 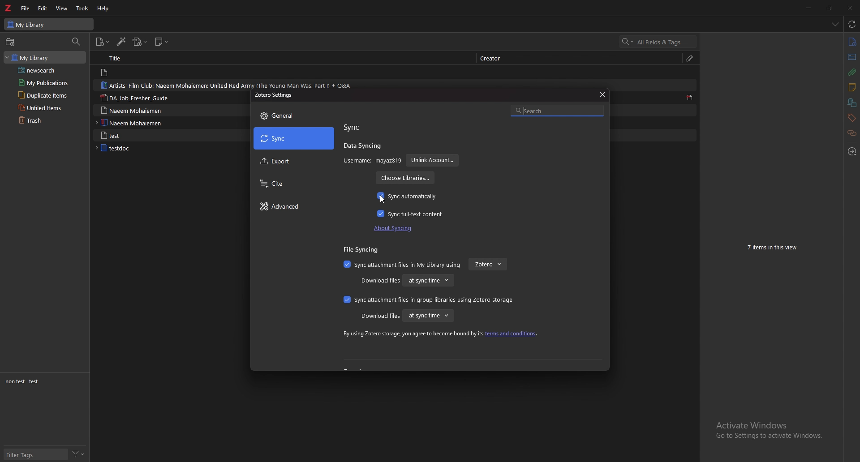 What do you see at coordinates (135, 135) in the screenshot?
I see `test` at bounding box center [135, 135].